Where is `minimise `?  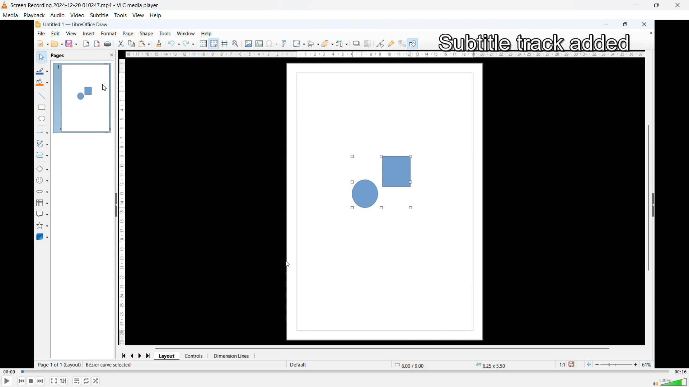 minimise  is located at coordinates (635, 6).